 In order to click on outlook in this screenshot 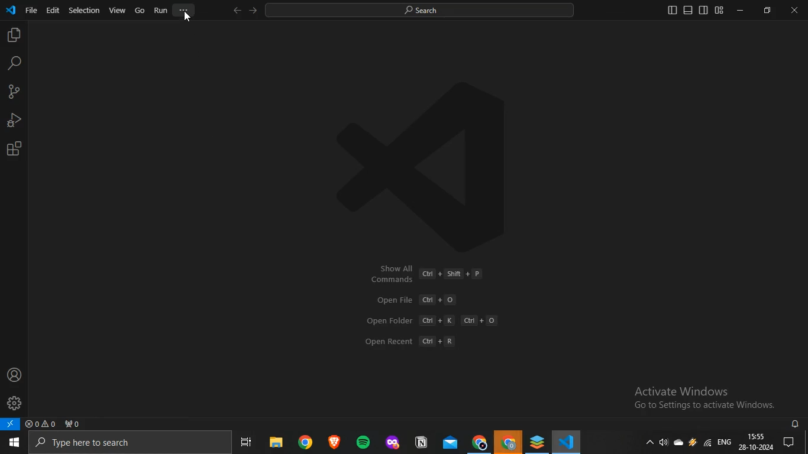, I will do `click(448, 443)`.